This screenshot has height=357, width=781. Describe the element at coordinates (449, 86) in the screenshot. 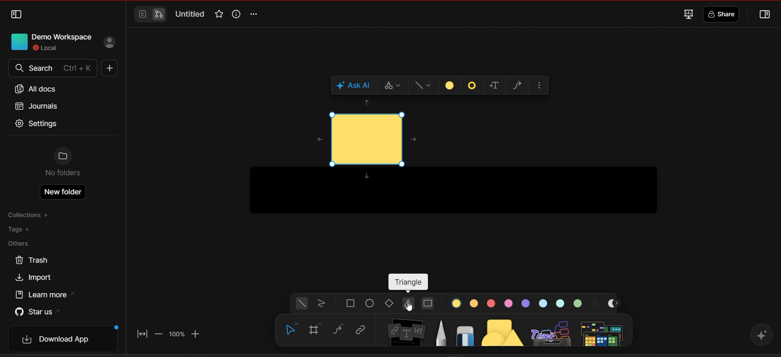

I see `fill color` at that location.